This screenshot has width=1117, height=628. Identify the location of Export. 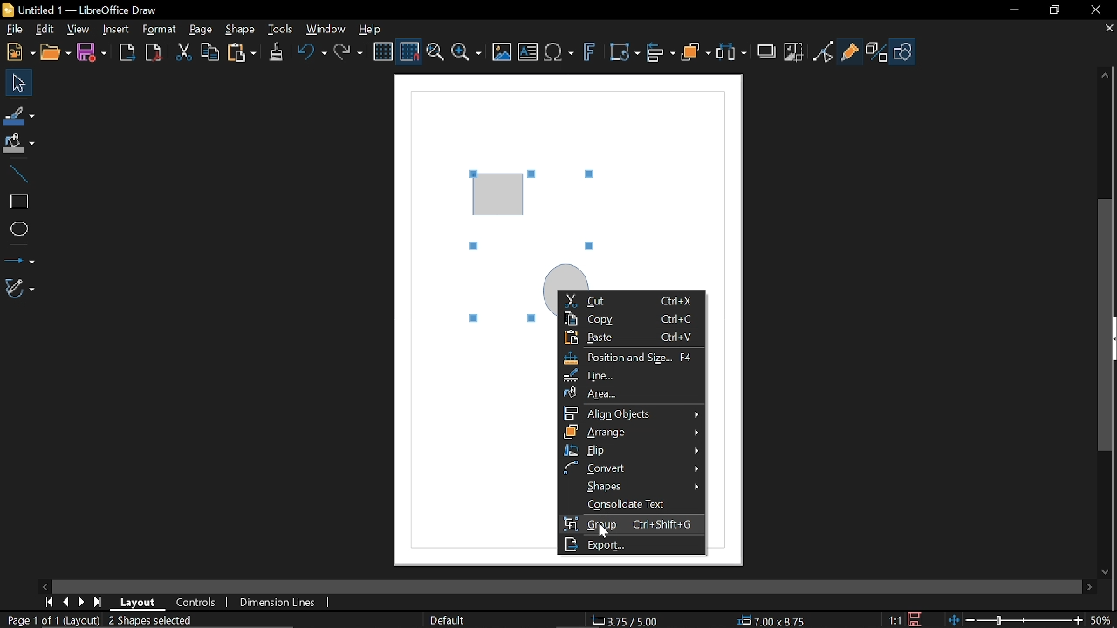
(127, 55).